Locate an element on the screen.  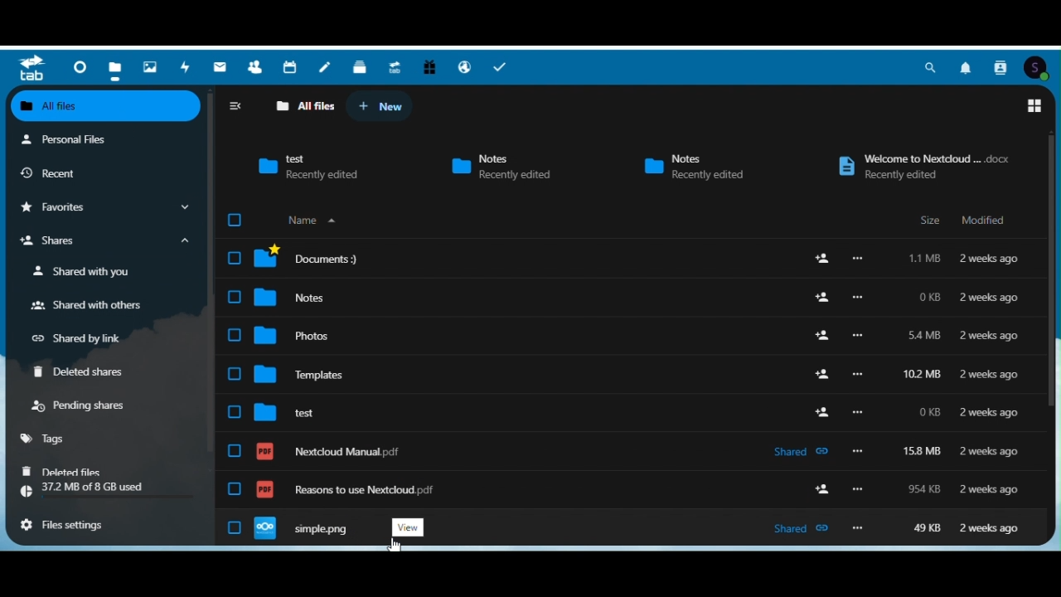
reasons to use nextcloud.pdf is located at coordinates (346, 489).